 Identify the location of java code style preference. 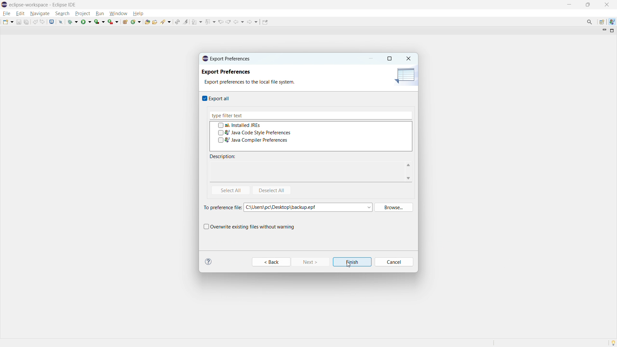
(254, 133).